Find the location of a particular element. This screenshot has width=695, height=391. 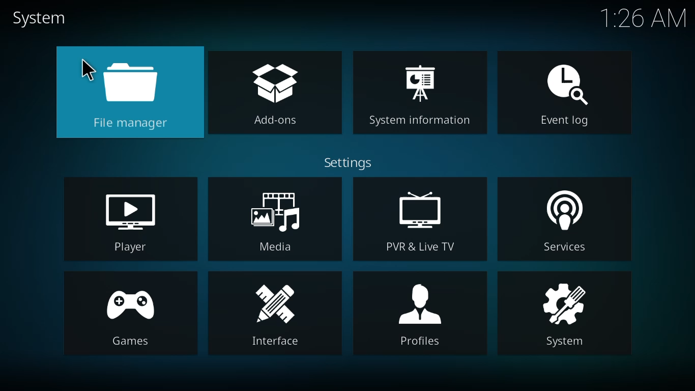

games is located at coordinates (131, 316).